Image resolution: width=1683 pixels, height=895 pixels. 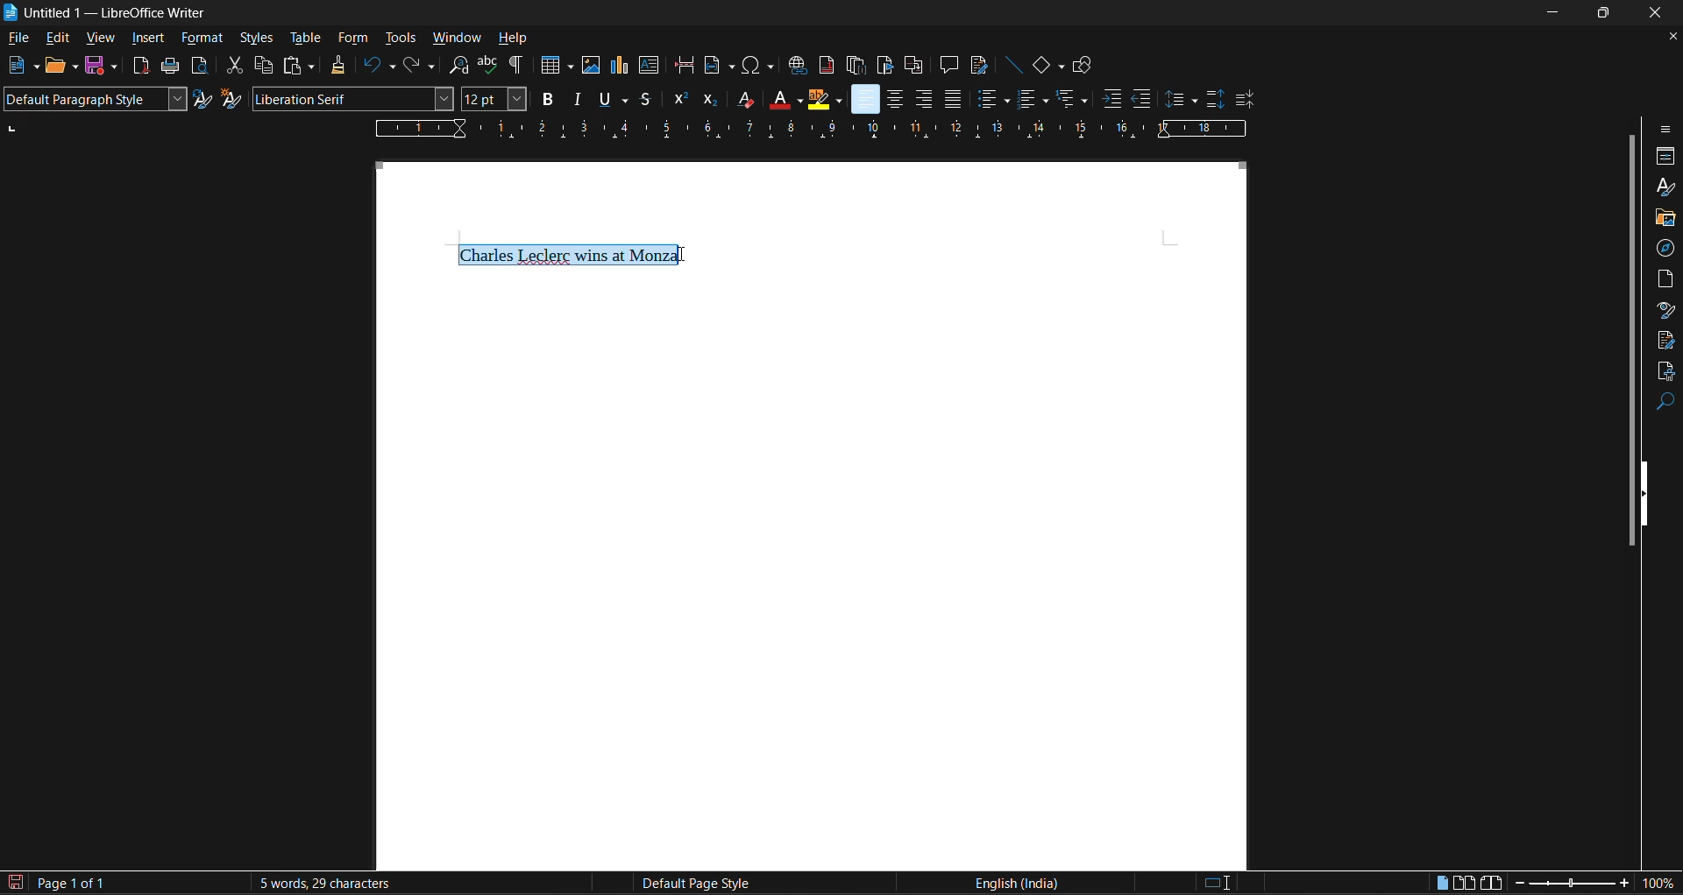 What do you see at coordinates (799, 67) in the screenshot?
I see `insert hyperlink` at bounding box center [799, 67].